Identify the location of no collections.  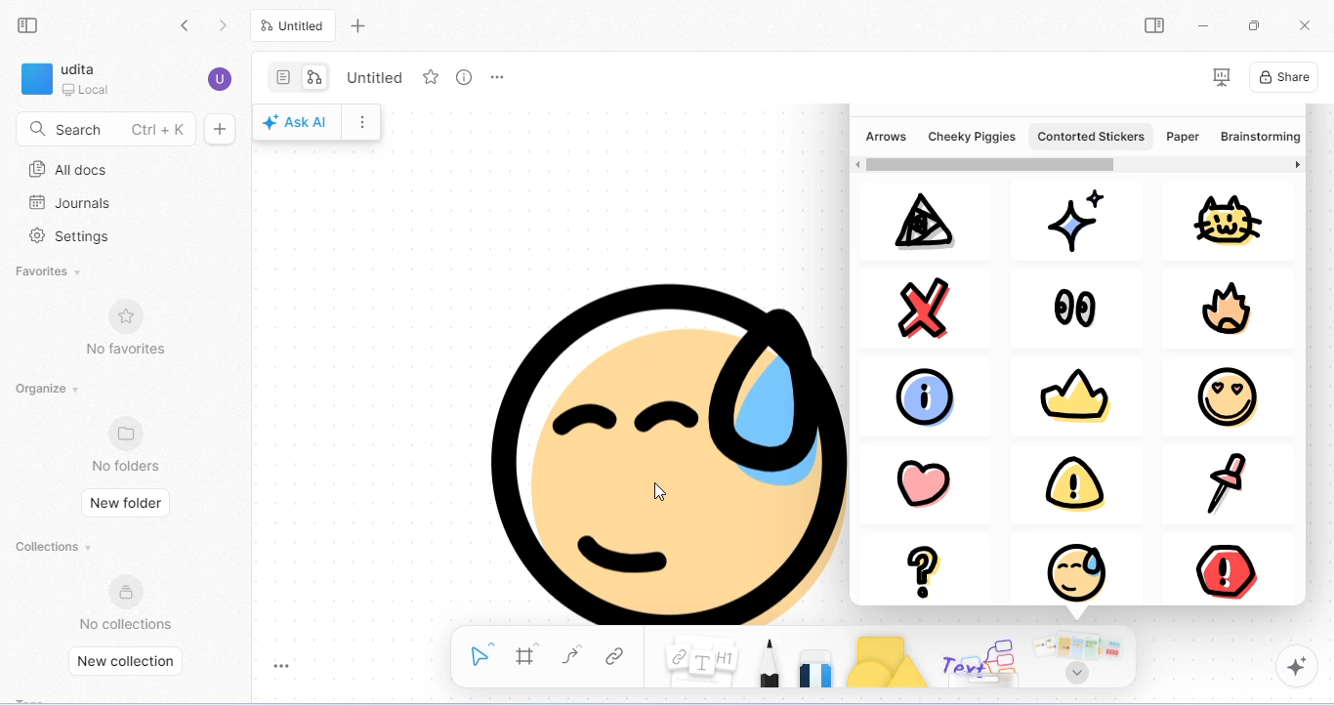
(126, 601).